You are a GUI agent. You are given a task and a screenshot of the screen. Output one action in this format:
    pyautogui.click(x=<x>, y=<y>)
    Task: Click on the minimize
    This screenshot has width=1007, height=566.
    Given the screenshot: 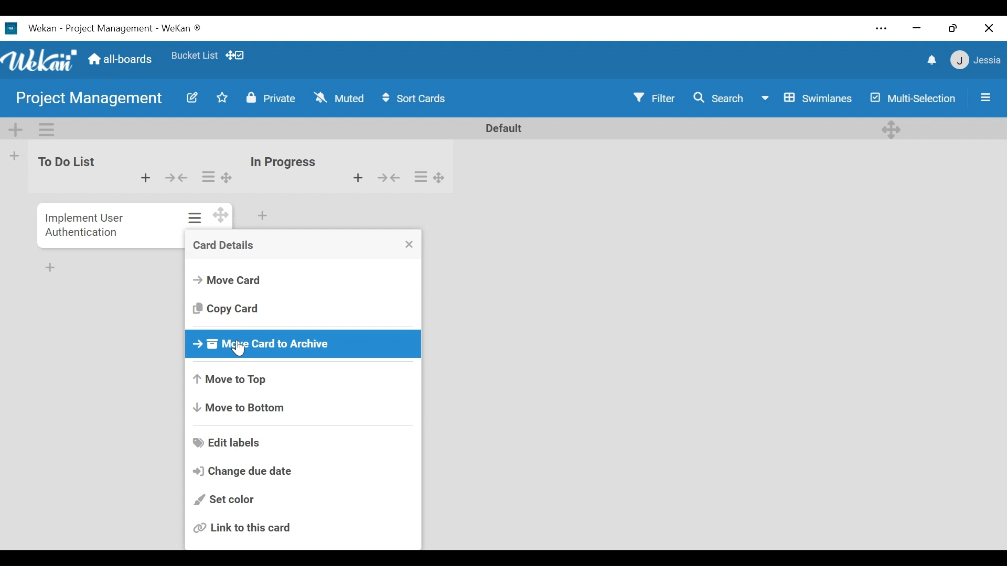 What is the action you would take?
    pyautogui.click(x=916, y=29)
    